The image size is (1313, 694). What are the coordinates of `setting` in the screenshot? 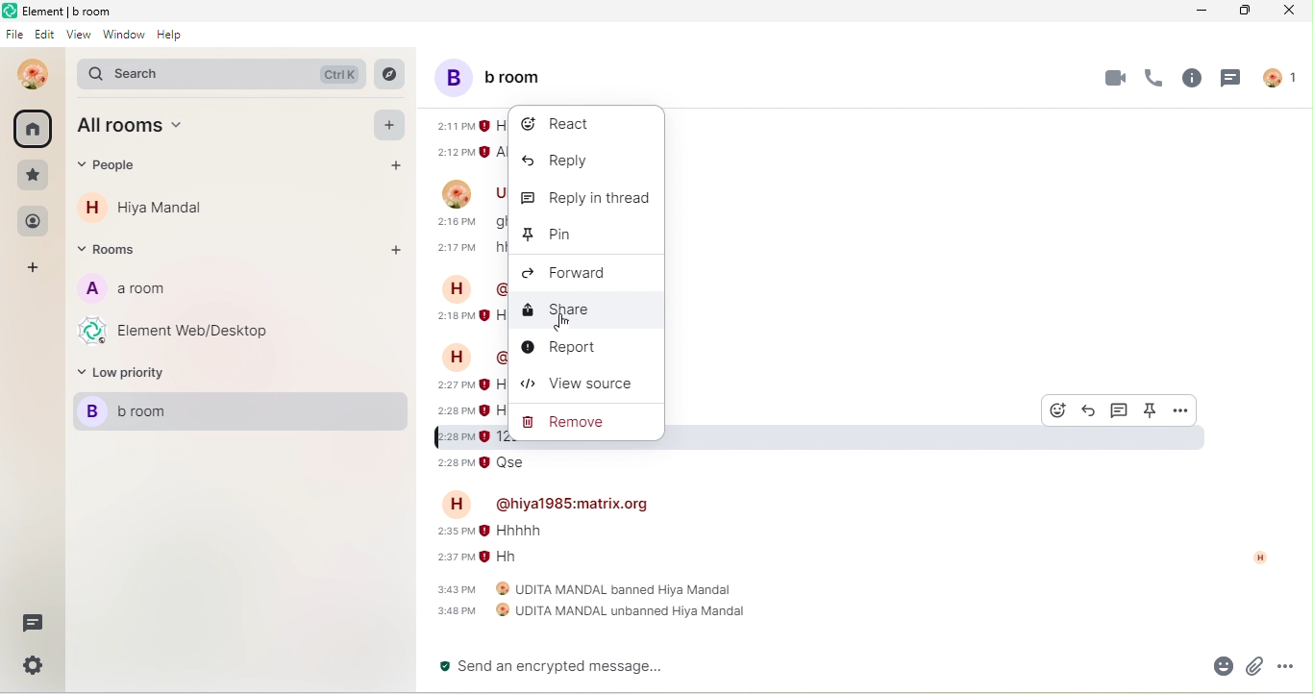 It's located at (30, 670).